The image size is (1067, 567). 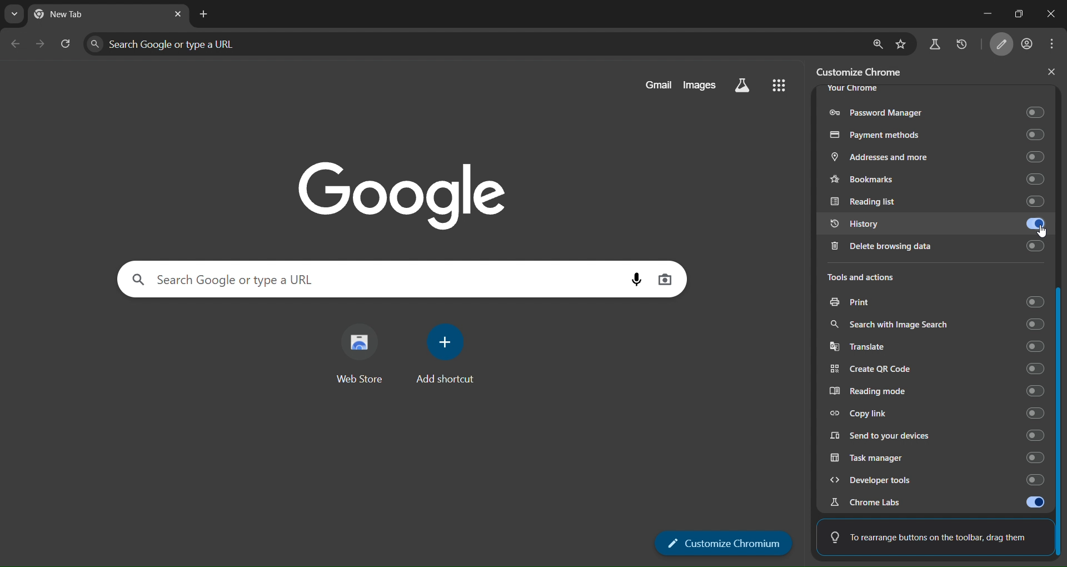 I want to click on zoom , so click(x=877, y=43).